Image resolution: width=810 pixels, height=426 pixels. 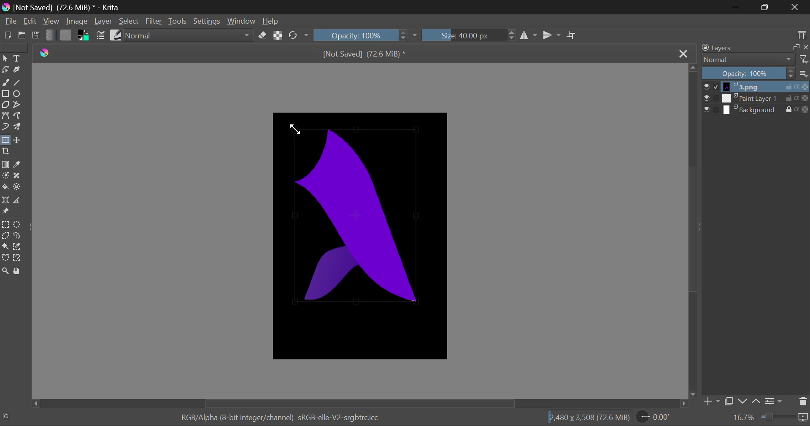 What do you see at coordinates (711, 87) in the screenshot?
I see `checkbox` at bounding box center [711, 87].